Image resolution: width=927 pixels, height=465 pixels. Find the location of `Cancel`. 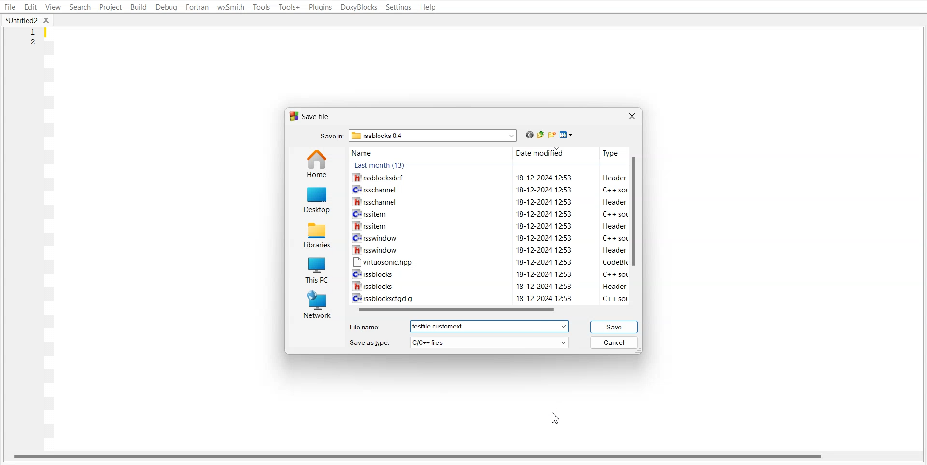

Cancel is located at coordinates (615, 342).